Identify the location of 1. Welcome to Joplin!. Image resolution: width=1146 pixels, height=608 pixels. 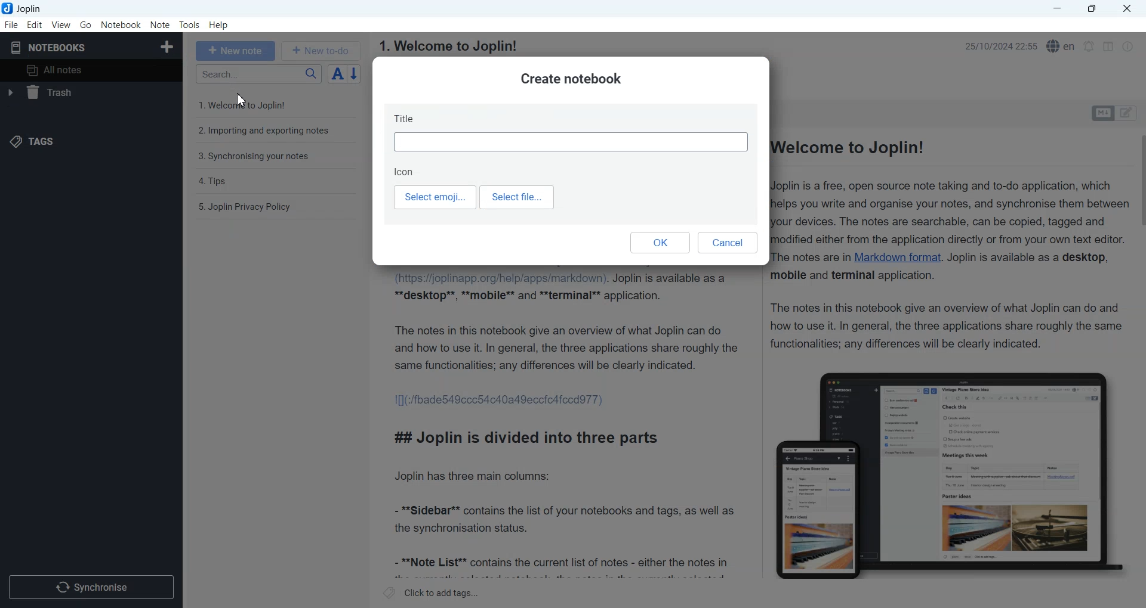
(447, 46).